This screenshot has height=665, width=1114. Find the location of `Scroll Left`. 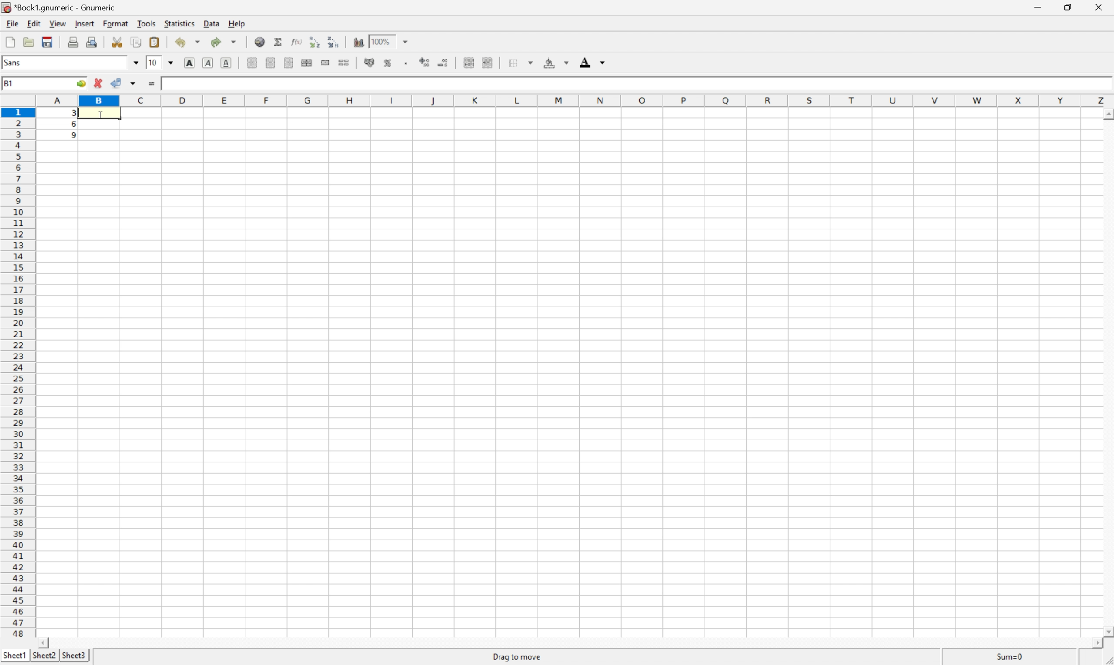

Scroll Left is located at coordinates (44, 642).